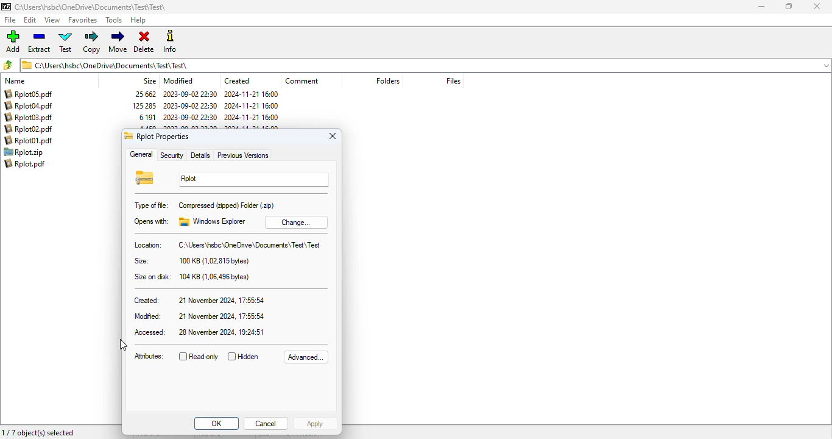 The height and width of the screenshot is (439, 832). Describe the element at coordinates (92, 7) in the screenshot. I see `C:\Users\hsbc\OneDrive\Documents\Test\Test\` at that location.